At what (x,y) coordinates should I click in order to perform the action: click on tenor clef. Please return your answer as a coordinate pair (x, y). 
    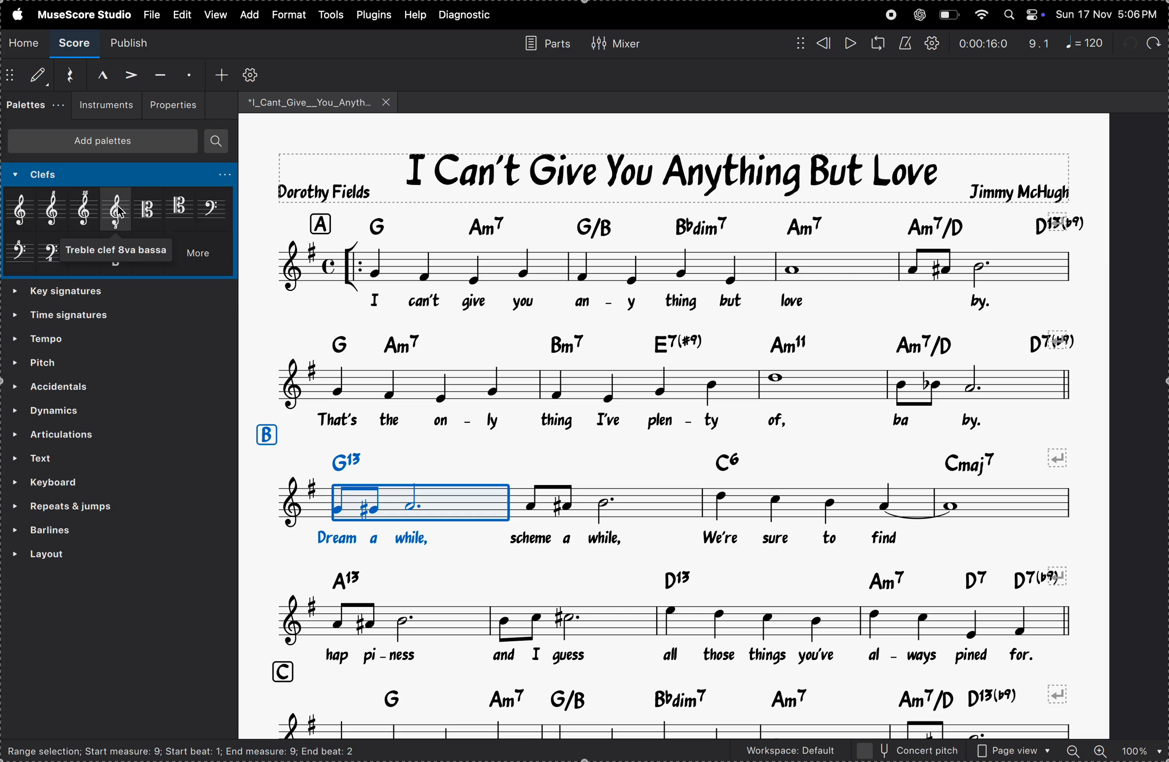
    Looking at the image, I should click on (180, 206).